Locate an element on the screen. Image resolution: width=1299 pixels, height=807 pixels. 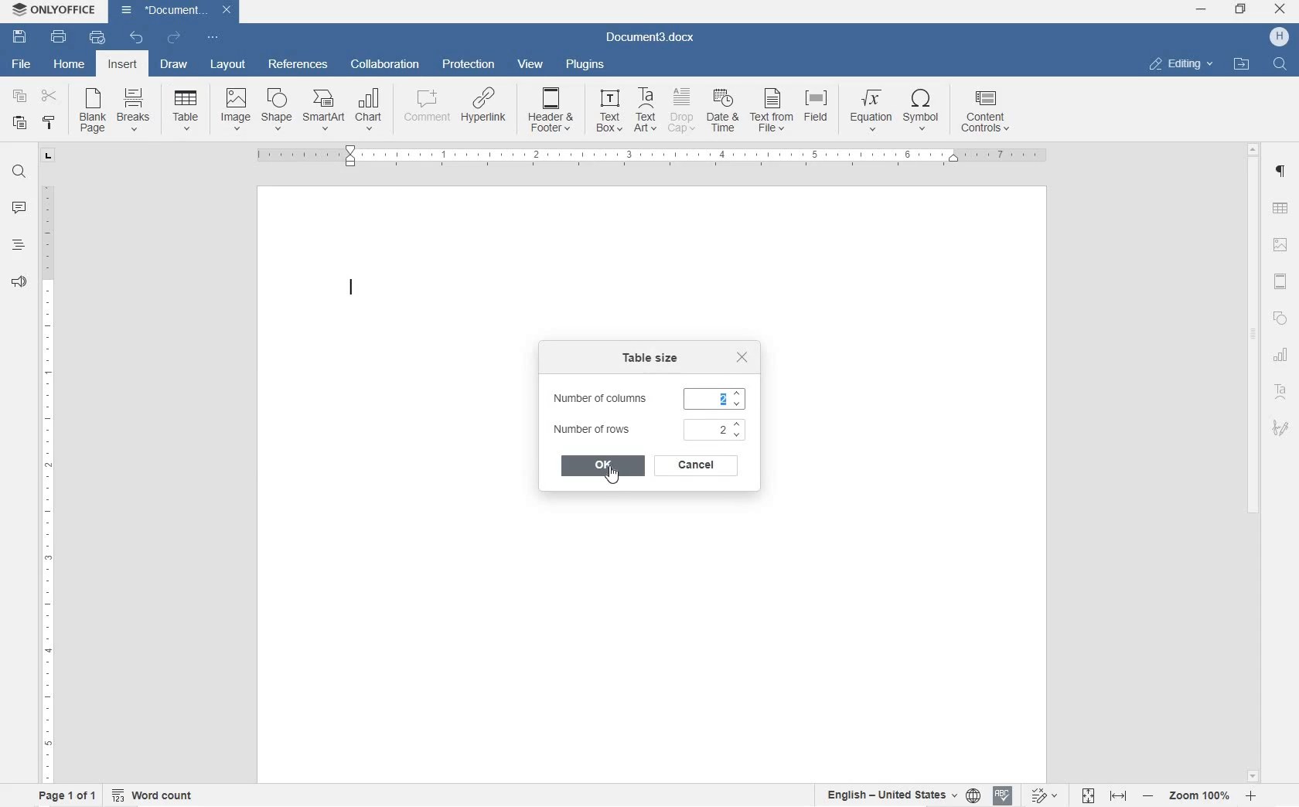
FEEDBACK & SUPPORT is located at coordinates (16, 282).